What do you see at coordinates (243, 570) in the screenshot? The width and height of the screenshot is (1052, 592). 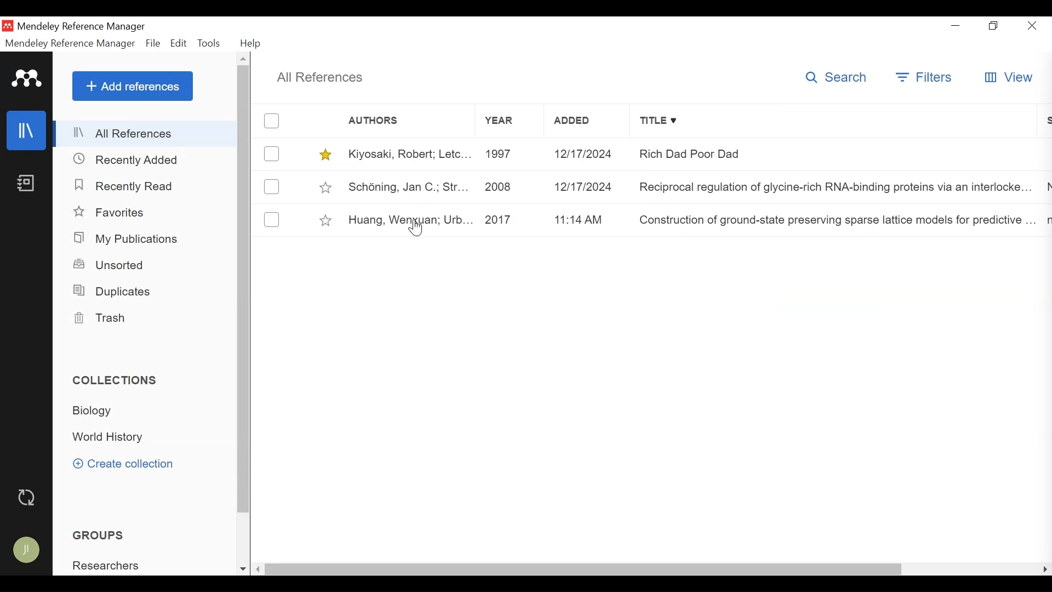 I see `Scroll down` at bounding box center [243, 570].